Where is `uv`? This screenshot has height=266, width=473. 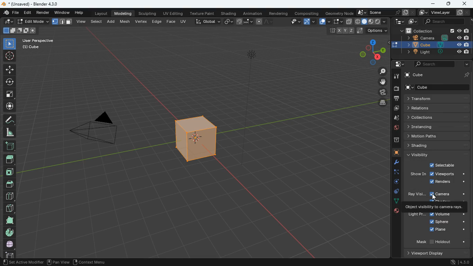 uv is located at coordinates (184, 22).